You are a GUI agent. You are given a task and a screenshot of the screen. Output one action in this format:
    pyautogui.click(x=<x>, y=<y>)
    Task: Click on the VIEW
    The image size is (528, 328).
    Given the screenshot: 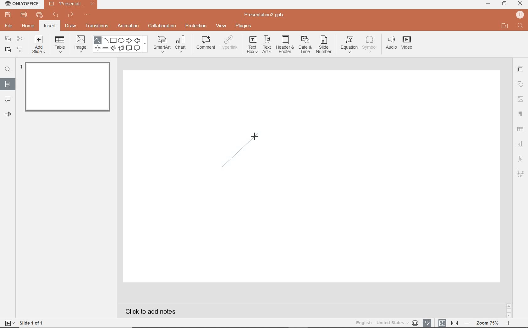 What is the action you would take?
    pyautogui.click(x=221, y=25)
    